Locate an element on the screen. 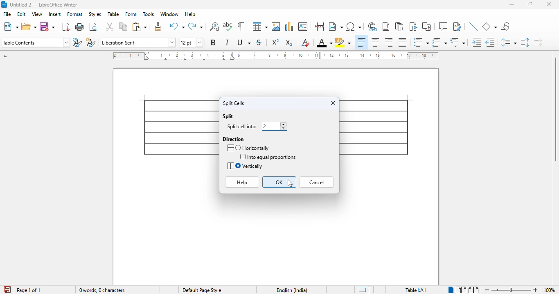  insert page break is located at coordinates (320, 27).